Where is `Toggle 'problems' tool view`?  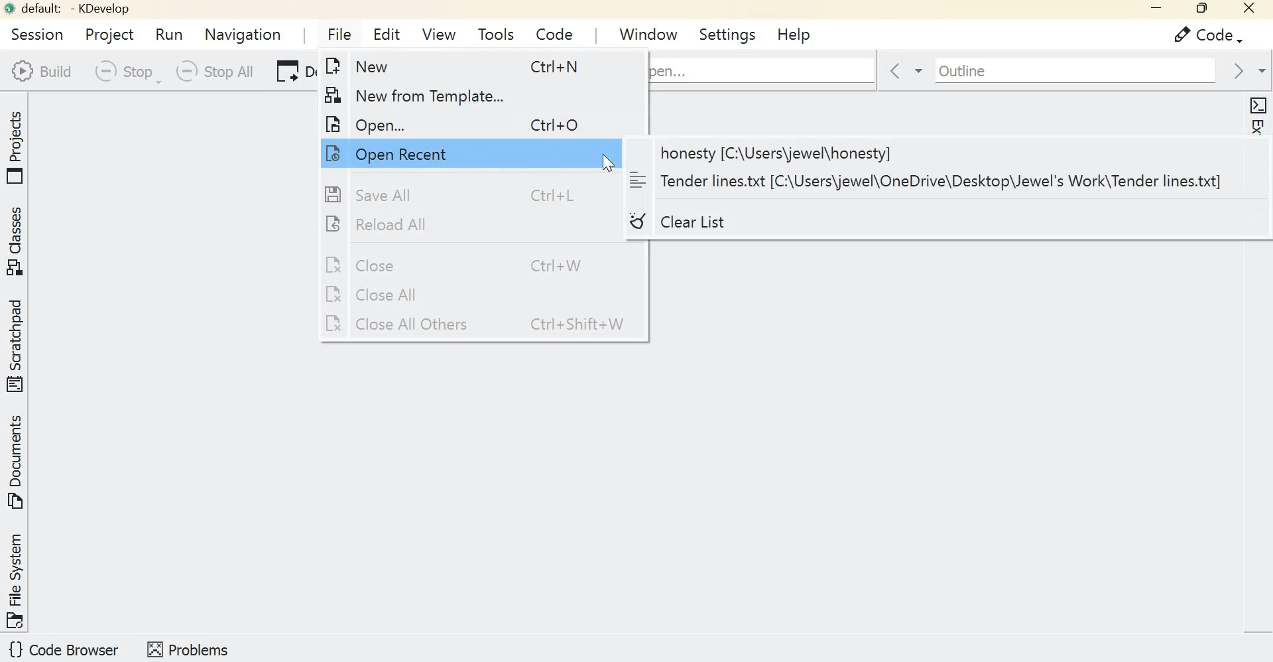 Toggle 'problems' tool view is located at coordinates (188, 648).